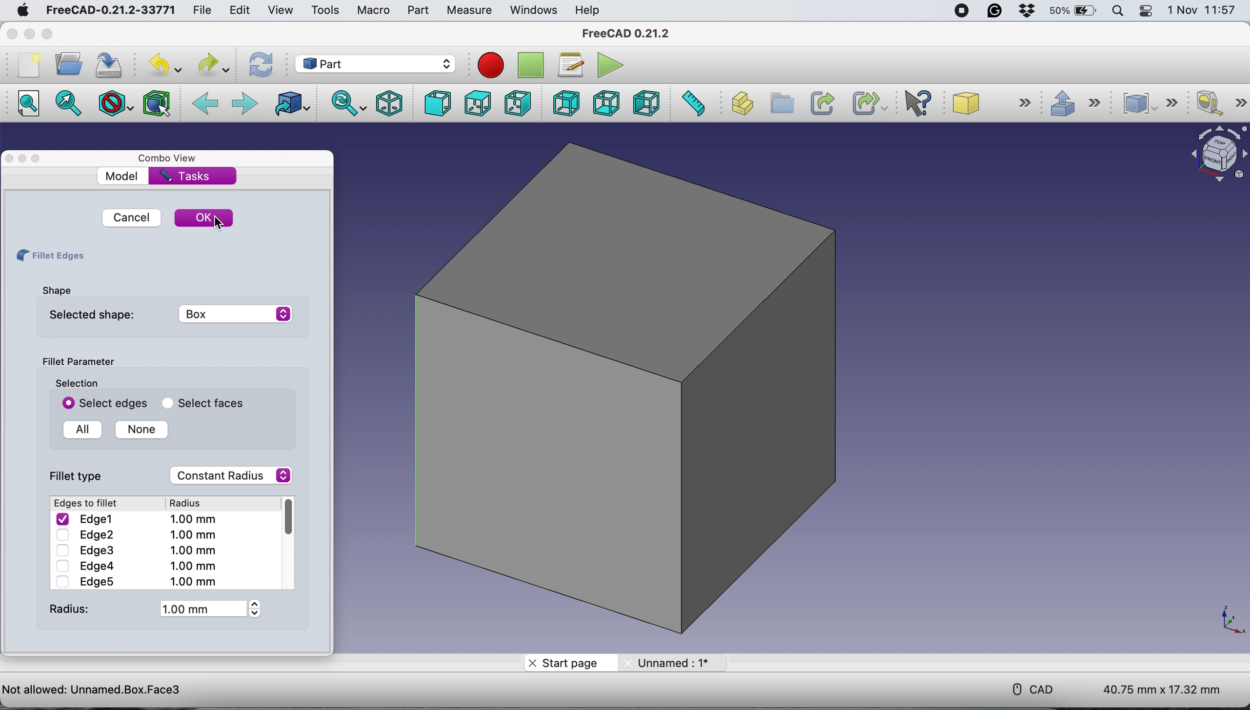 Image resolution: width=1250 pixels, height=710 pixels. I want to click on Cancel, so click(128, 217).